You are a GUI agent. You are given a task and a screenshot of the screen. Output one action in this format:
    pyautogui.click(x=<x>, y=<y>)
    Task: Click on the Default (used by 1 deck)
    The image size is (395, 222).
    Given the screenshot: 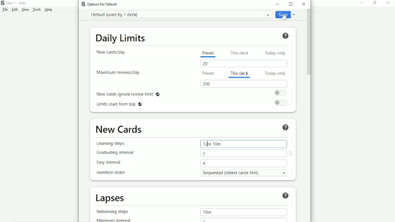 What is the action you would take?
    pyautogui.click(x=178, y=15)
    